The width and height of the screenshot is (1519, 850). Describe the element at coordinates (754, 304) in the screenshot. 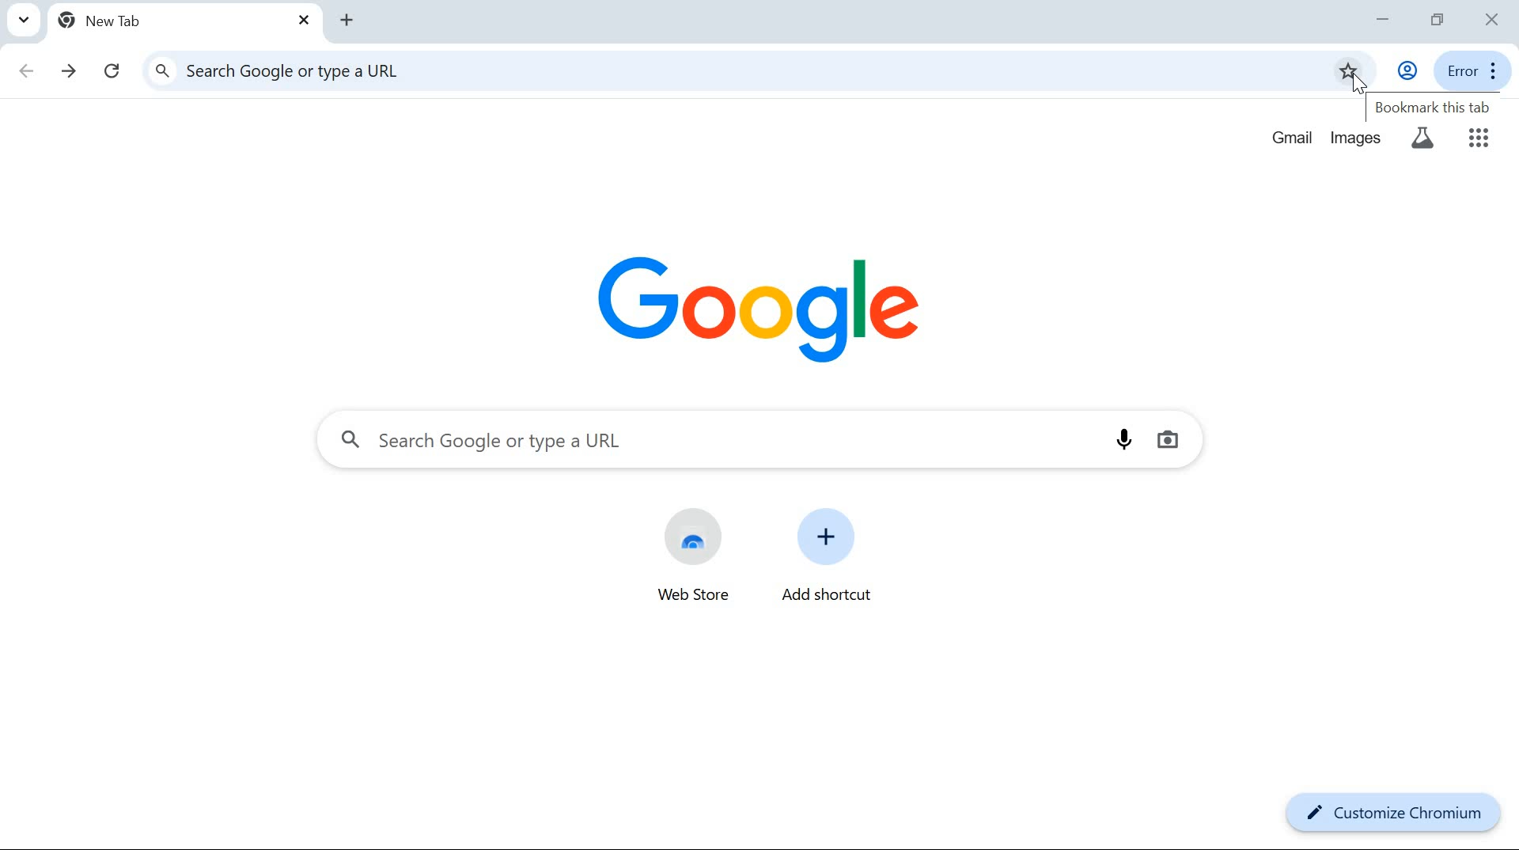

I see `logo` at that location.